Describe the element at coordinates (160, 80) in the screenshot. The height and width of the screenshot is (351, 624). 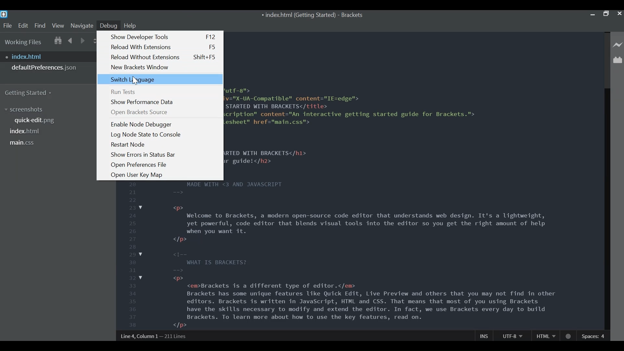
I see `Switch Language` at that location.